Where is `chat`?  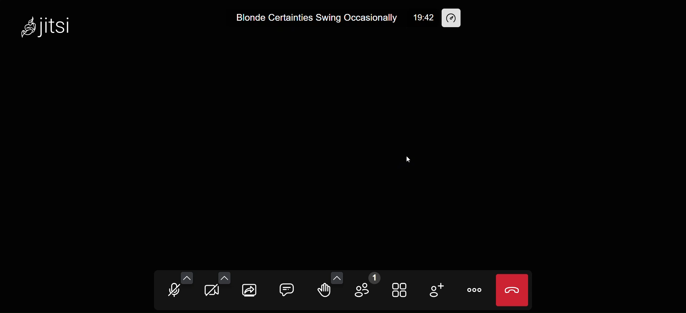
chat is located at coordinates (288, 289).